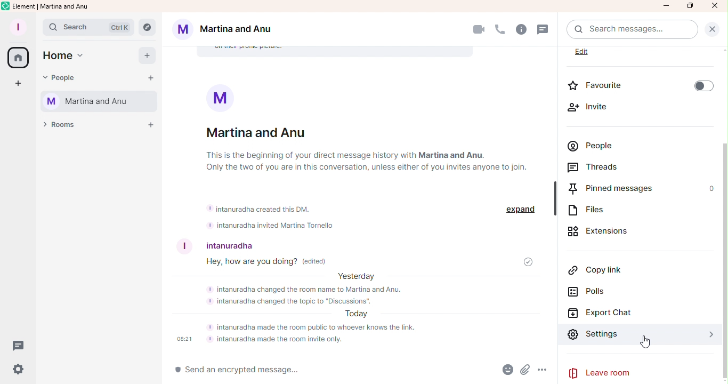 The image size is (728, 384). What do you see at coordinates (714, 28) in the screenshot?
I see `Close` at bounding box center [714, 28].